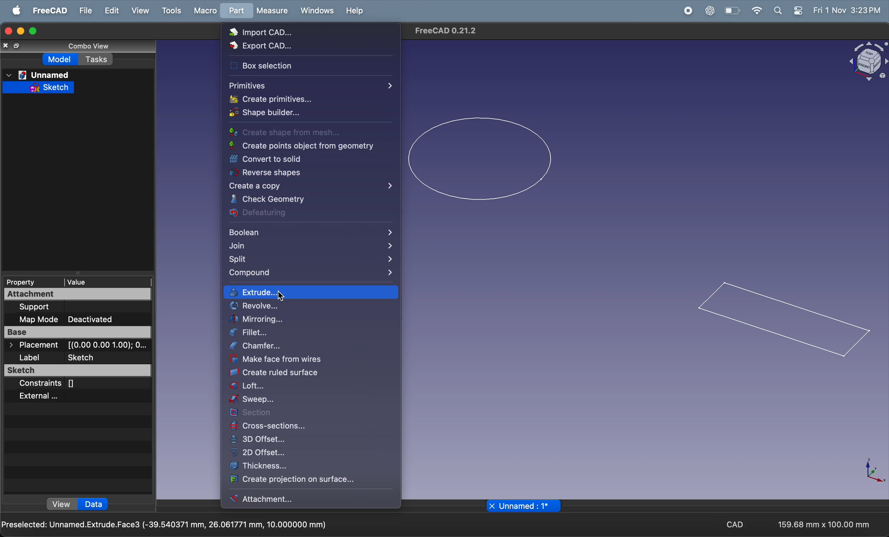 This screenshot has width=889, height=537. What do you see at coordinates (76, 370) in the screenshot?
I see `Sketch` at bounding box center [76, 370].